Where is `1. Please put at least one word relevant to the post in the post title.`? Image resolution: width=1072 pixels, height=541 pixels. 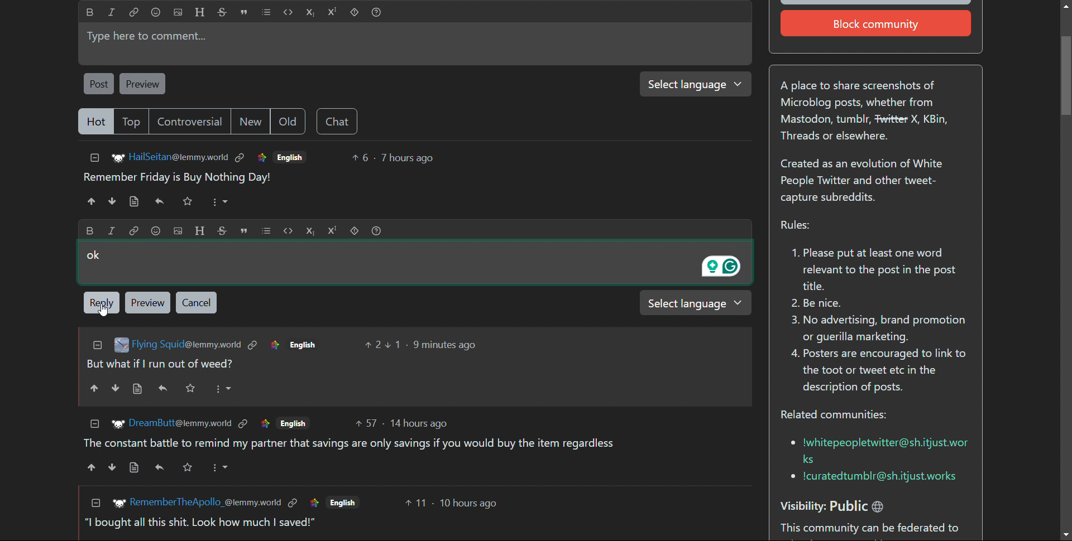 1. Please put at least one word relevant to the post in the post title. is located at coordinates (871, 270).